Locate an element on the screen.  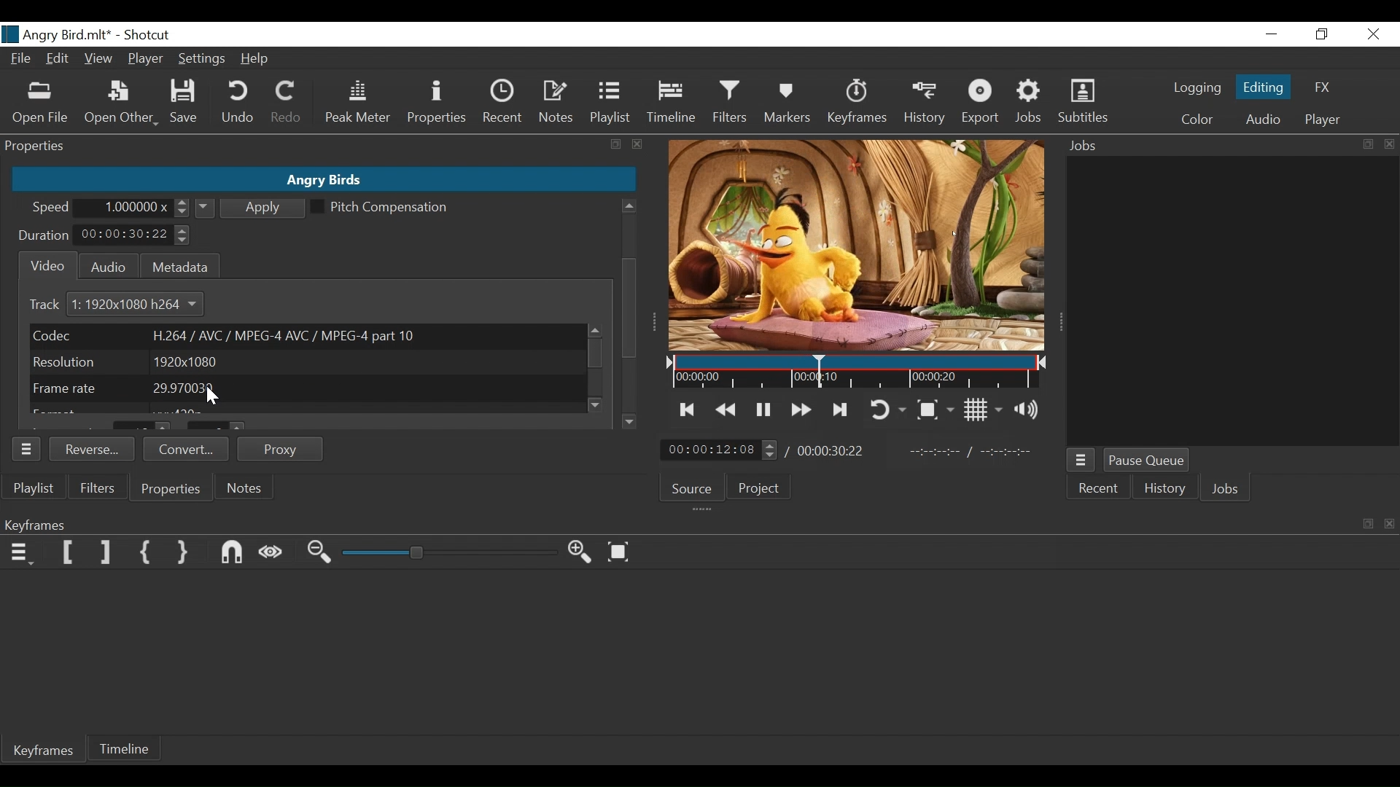
Toggle zoom is located at coordinates (937, 408).